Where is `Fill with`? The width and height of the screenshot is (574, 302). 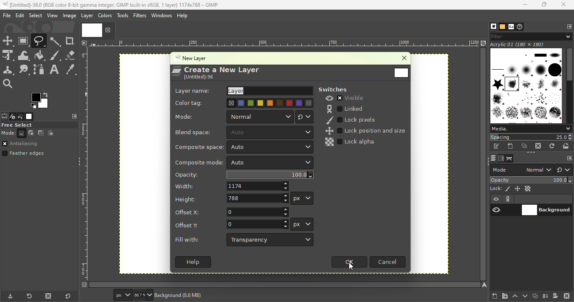
Fill with is located at coordinates (245, 240).